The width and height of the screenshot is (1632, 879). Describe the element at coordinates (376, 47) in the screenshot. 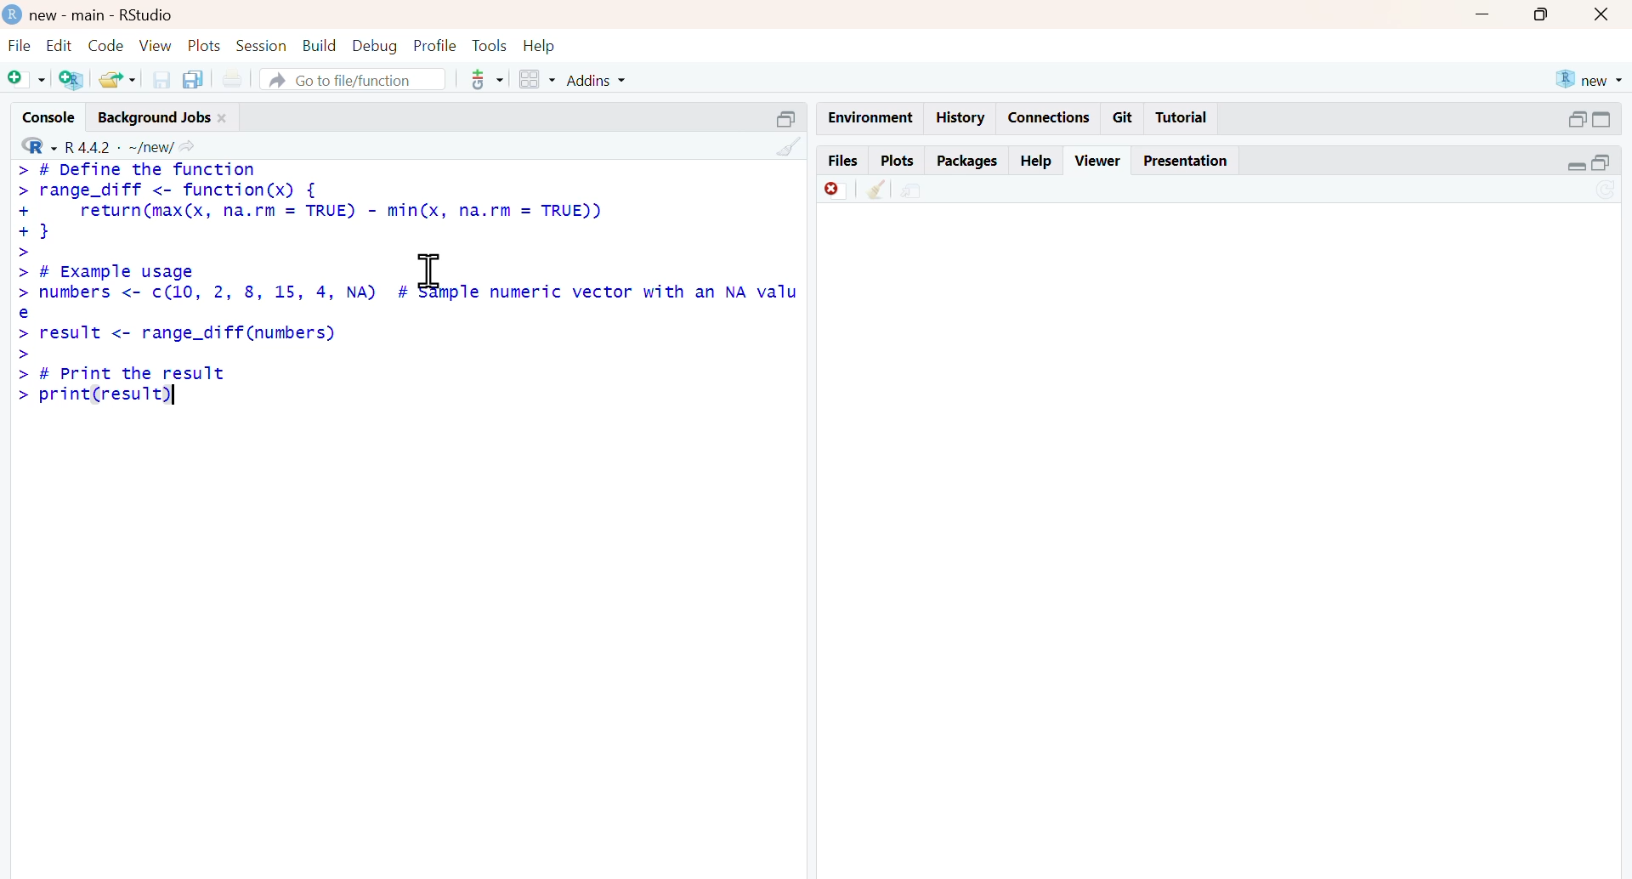

I see `debug` at that location.